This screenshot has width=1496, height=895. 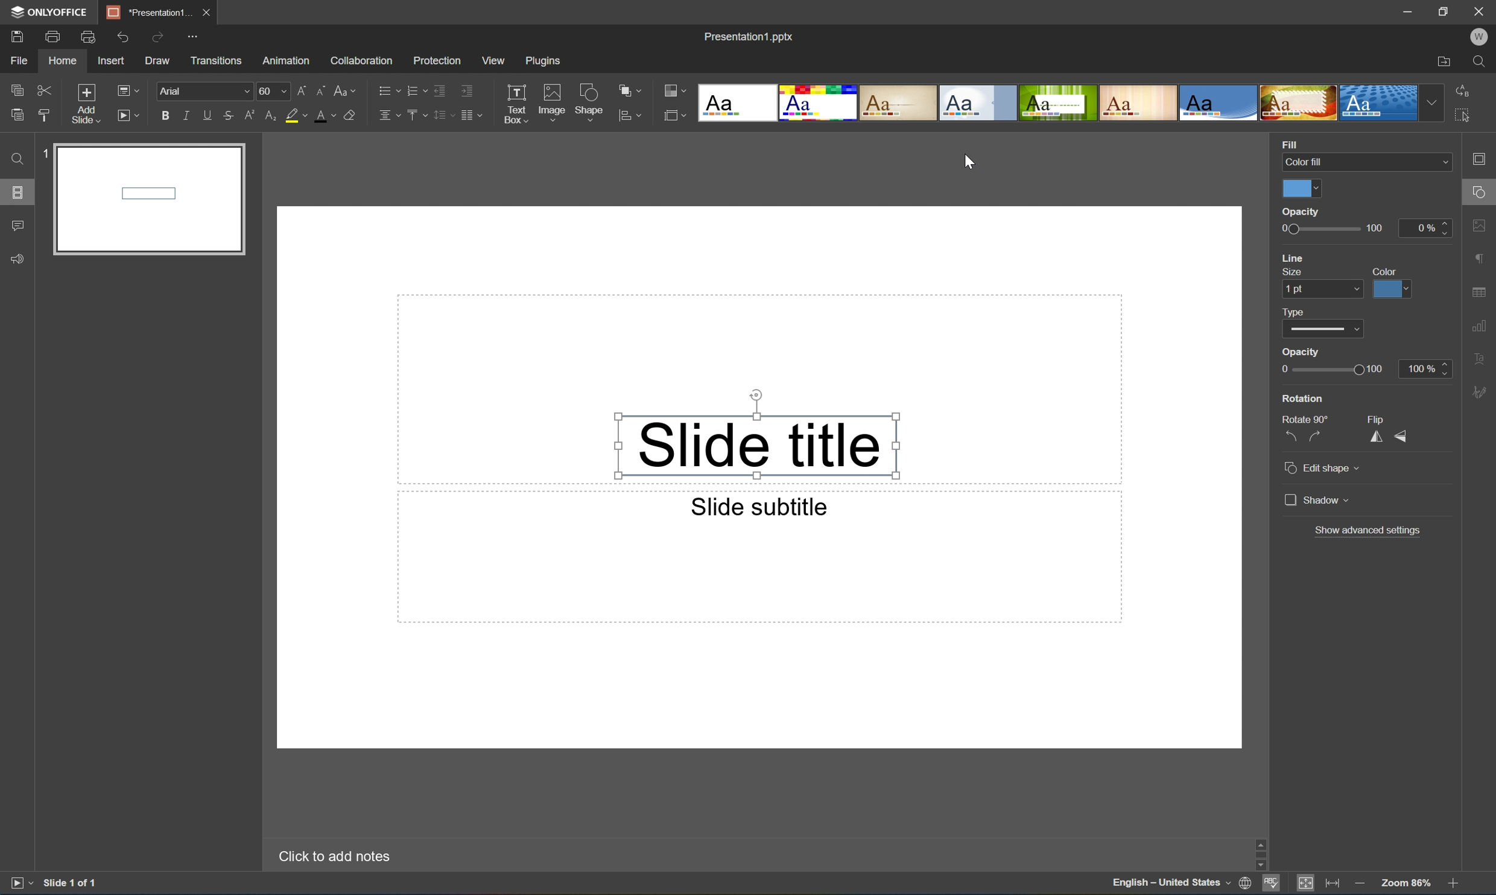 What do you see at coordinates (1363, 160) in the screenshot?
I see `Color fill` at bounding box center [1363, 160].